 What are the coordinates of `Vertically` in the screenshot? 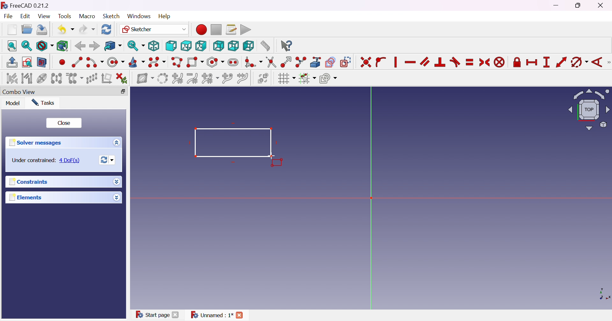 It's located at (395, 62).